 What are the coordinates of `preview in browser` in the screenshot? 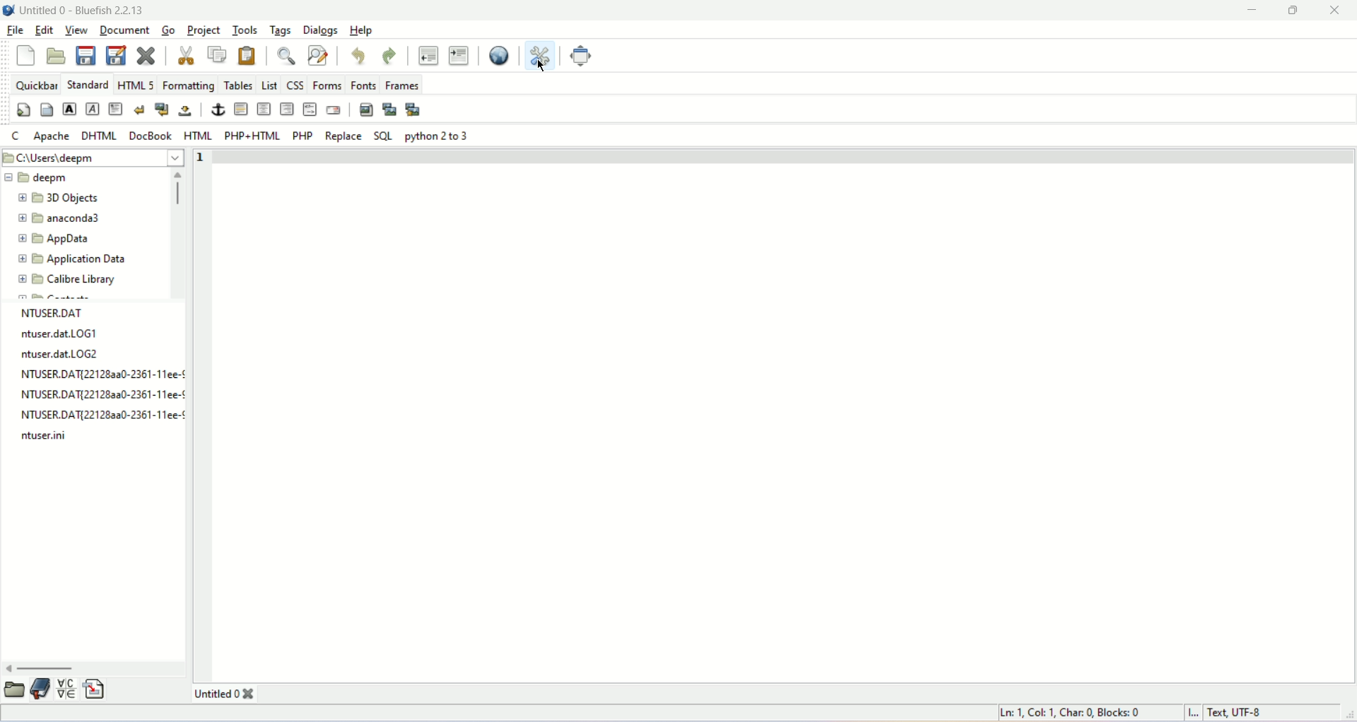 It's located at (498, 54).